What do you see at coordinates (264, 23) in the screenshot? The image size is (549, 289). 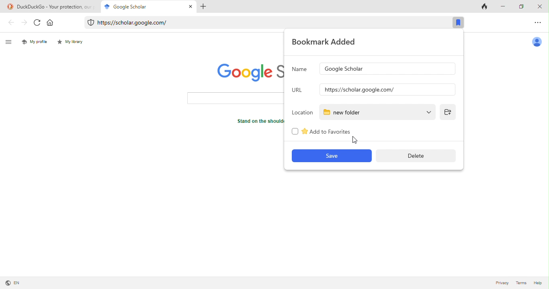 I see `web link` at bounding box center [264, 23].